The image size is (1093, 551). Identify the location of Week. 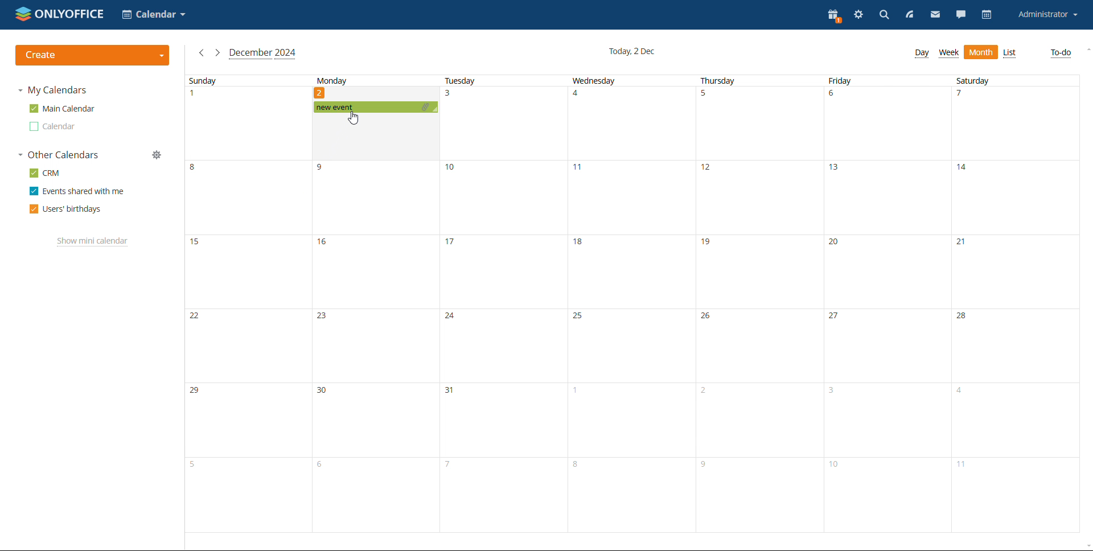
(949, 53).